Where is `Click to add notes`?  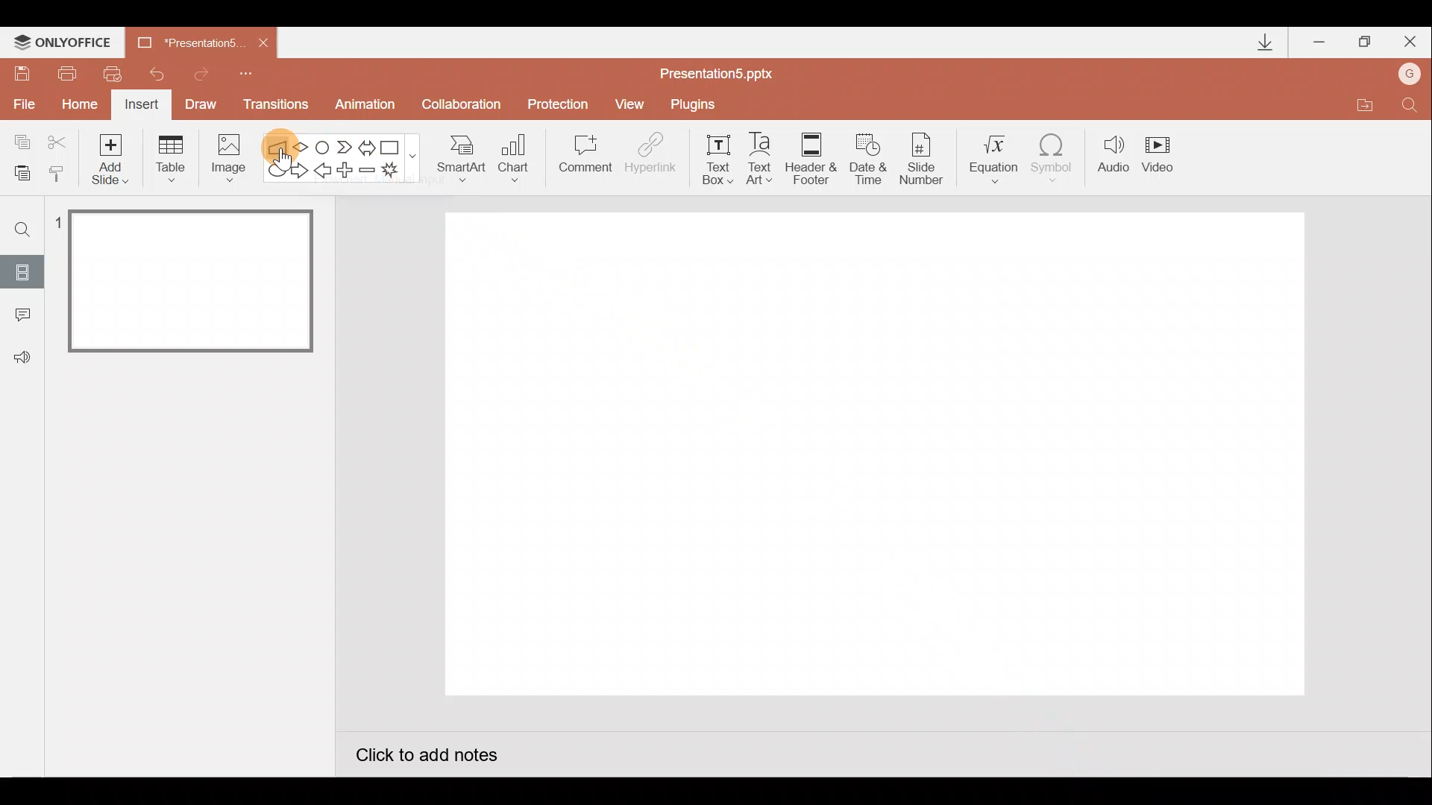
Click to add notes is located at coordinates (425, 757).